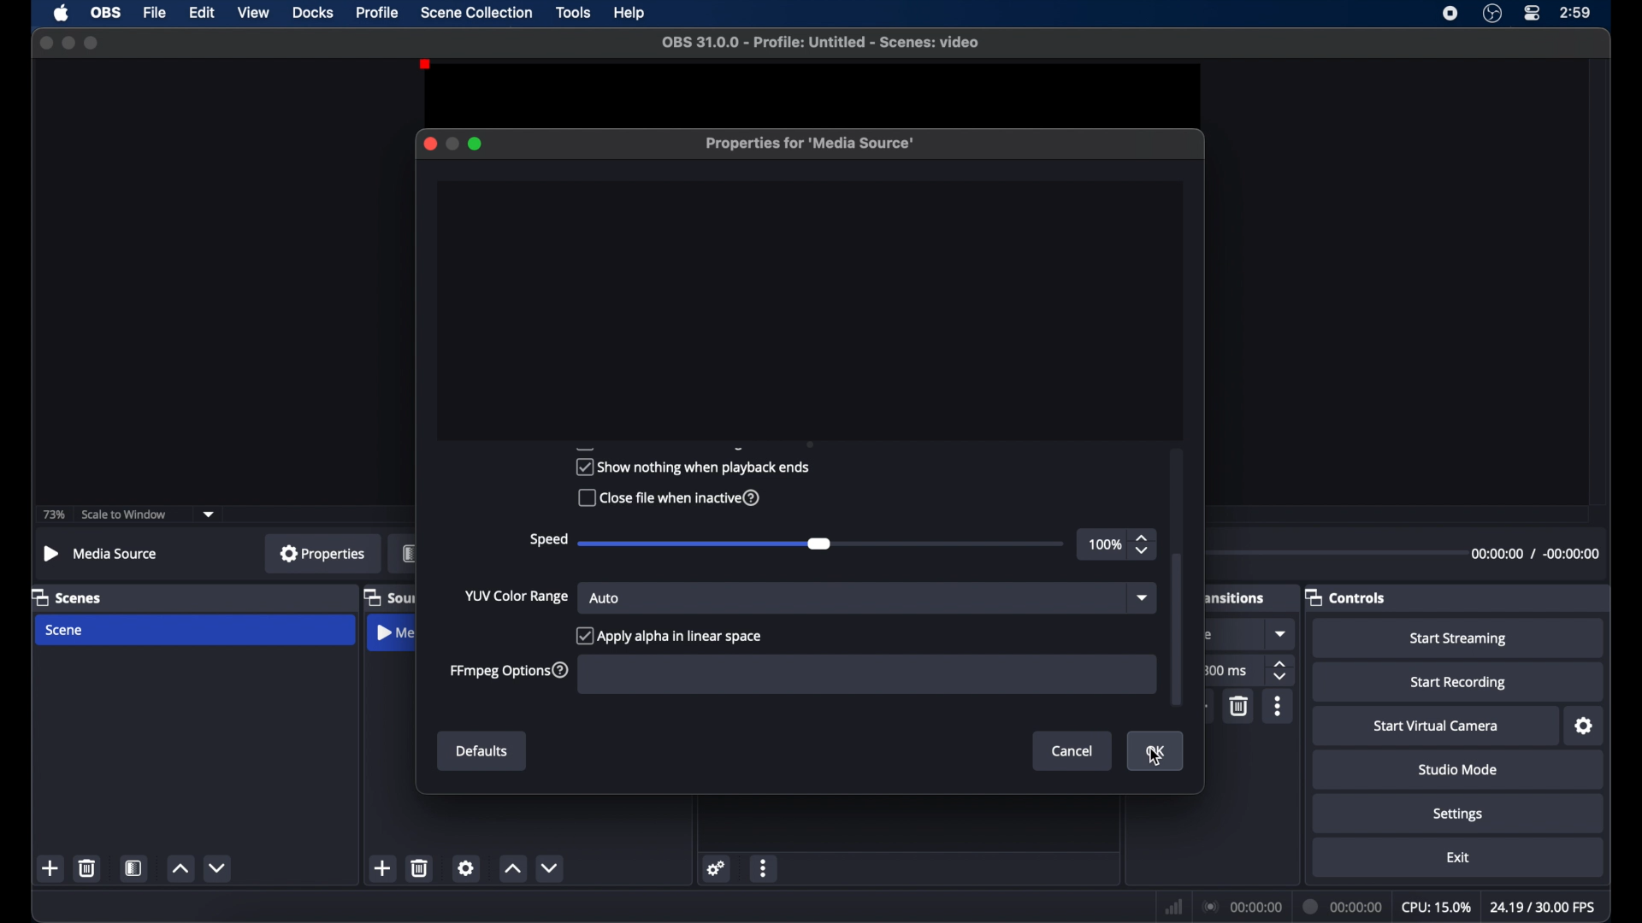 The width and height of the screenshot is (1642, 923). What do you see at coordinates (127, 514) in the screenshot?
I see `scale to window` at bounding box center [127, 514].